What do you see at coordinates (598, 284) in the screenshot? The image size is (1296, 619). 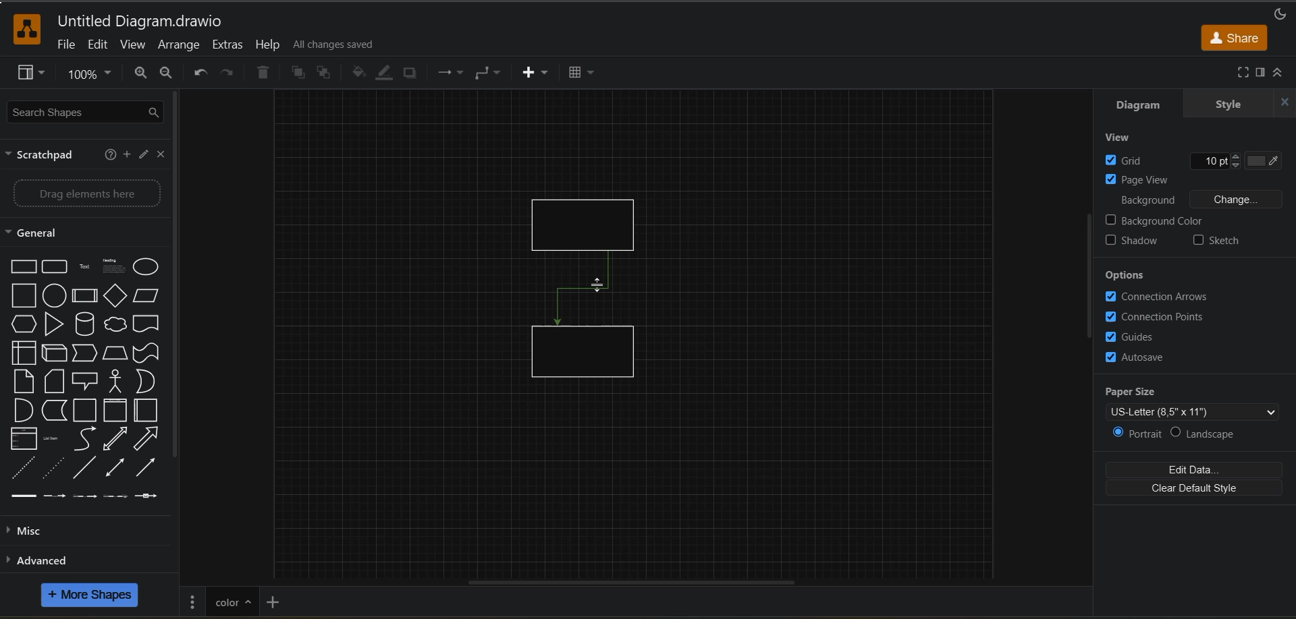 I see `cursor` at bounding box center [598, 284].